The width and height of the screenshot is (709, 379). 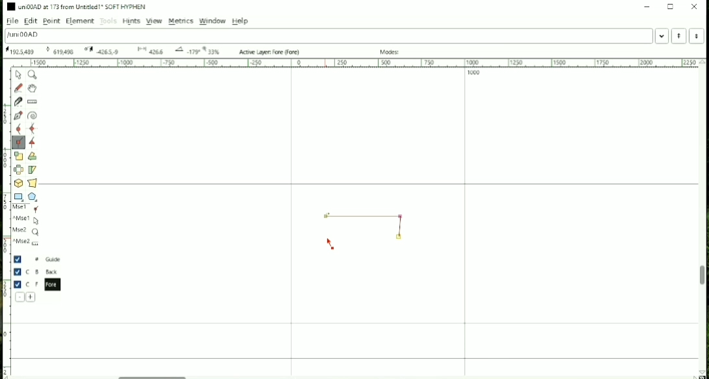 What do you see at coordinates (19, 75) in the screenshot?
I see `Pointer` at bounding box center [19, 75].